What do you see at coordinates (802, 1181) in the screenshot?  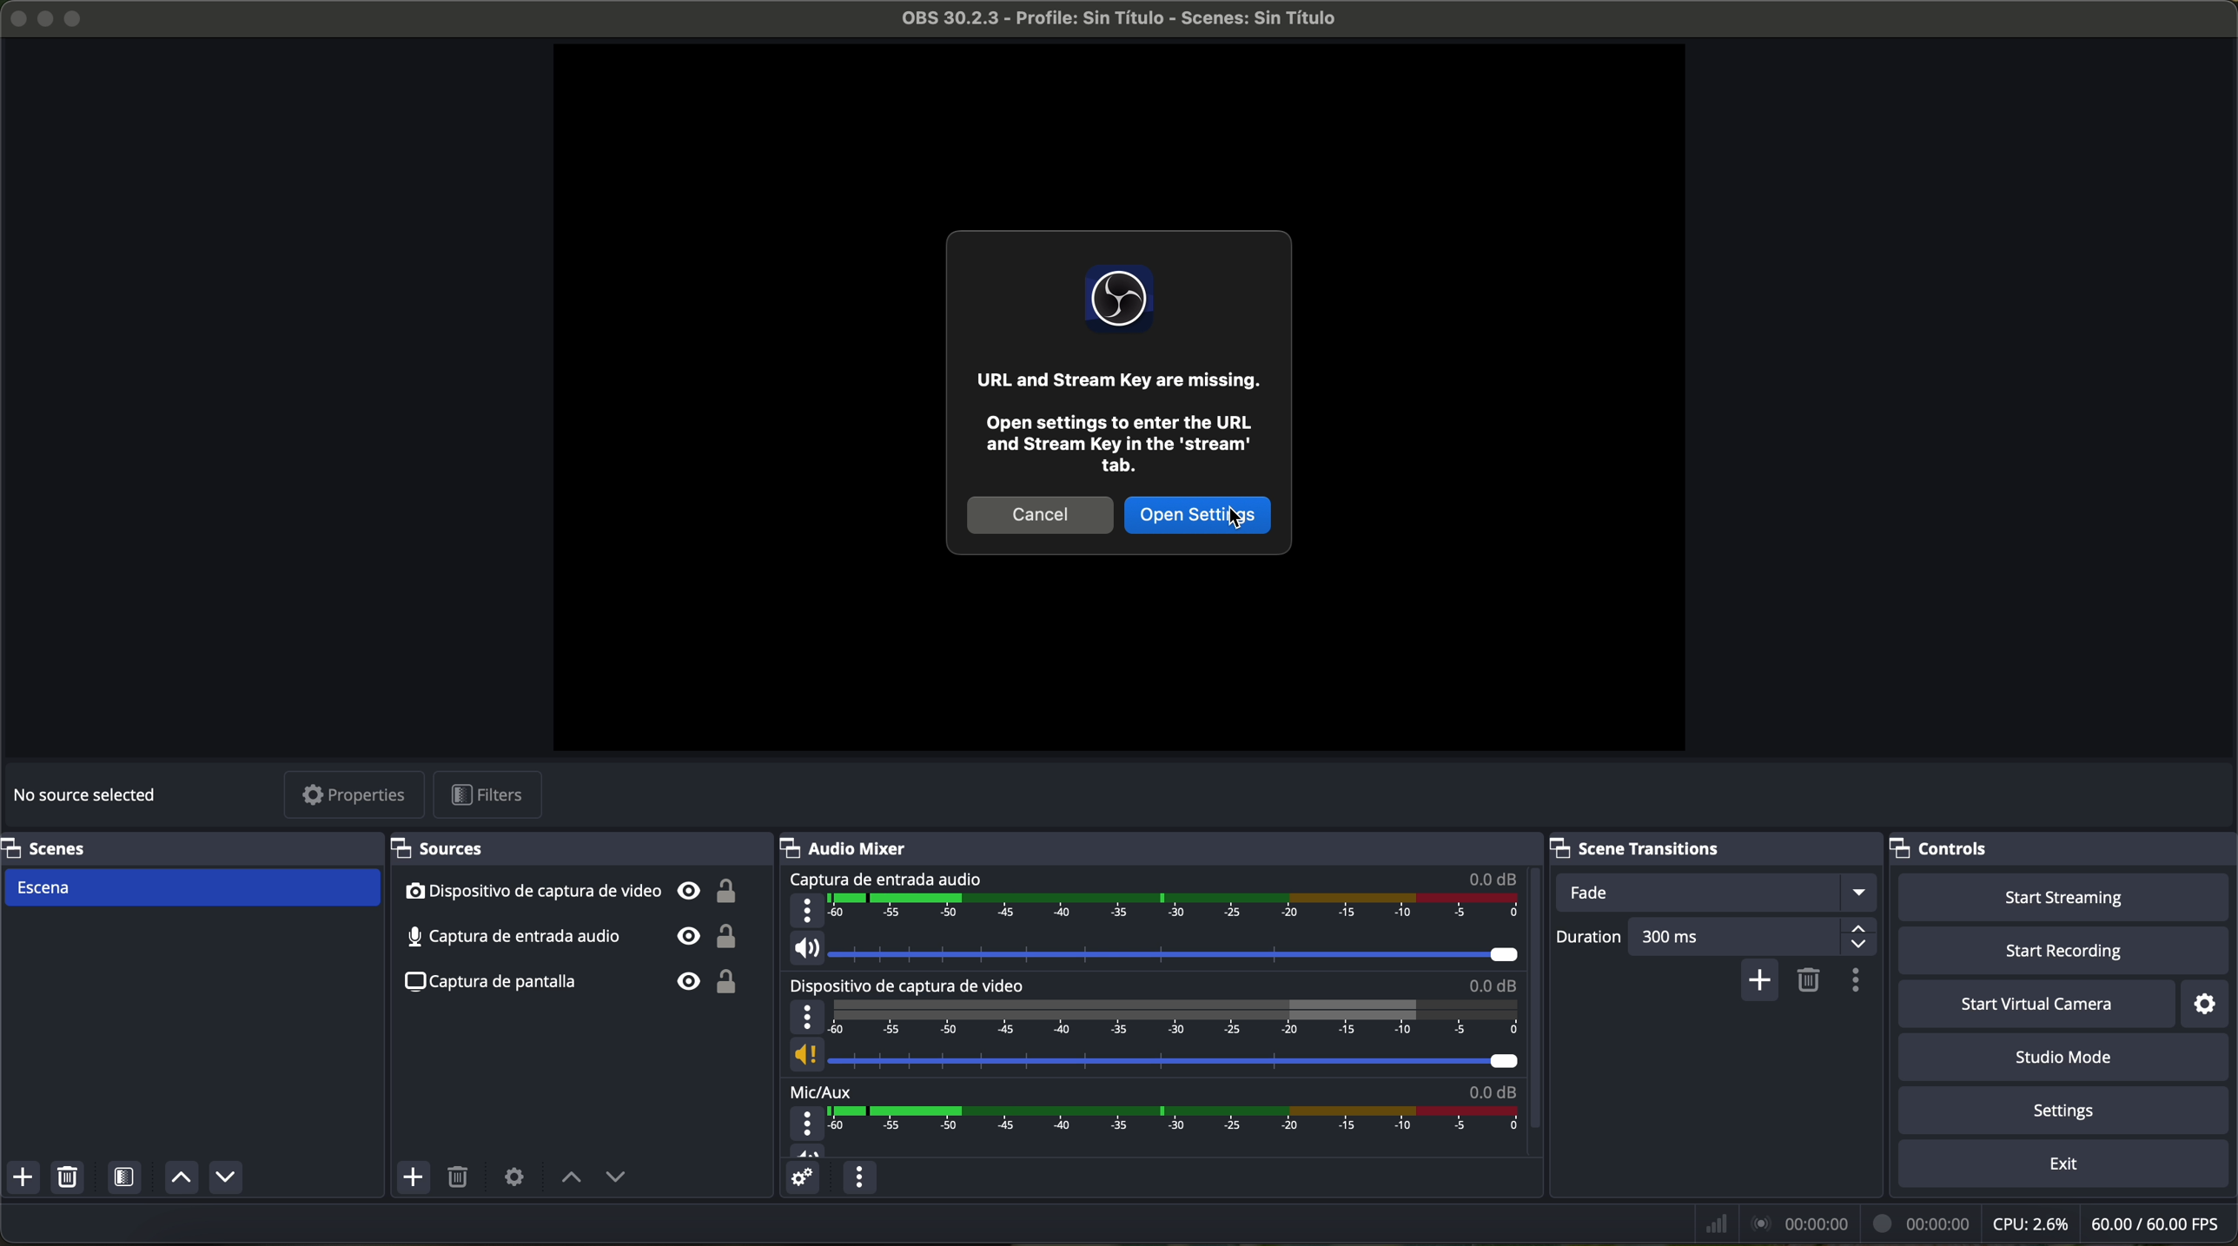 I see `advanced audio properties` at bounding box center [802, 1181].